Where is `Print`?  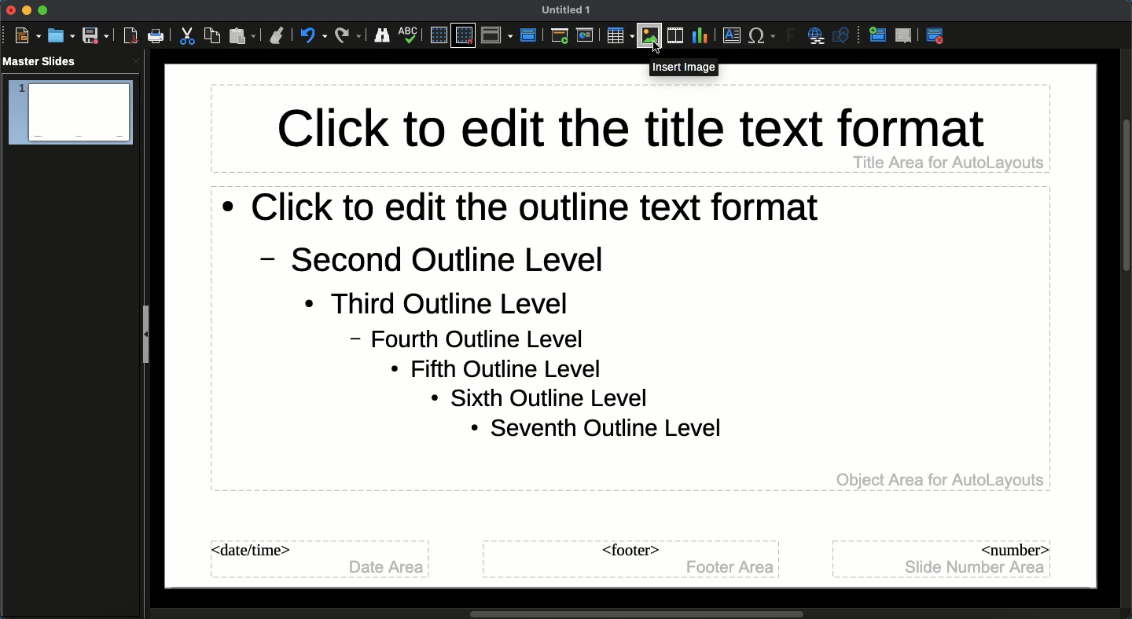
Print is located at coordinates (156, 36).